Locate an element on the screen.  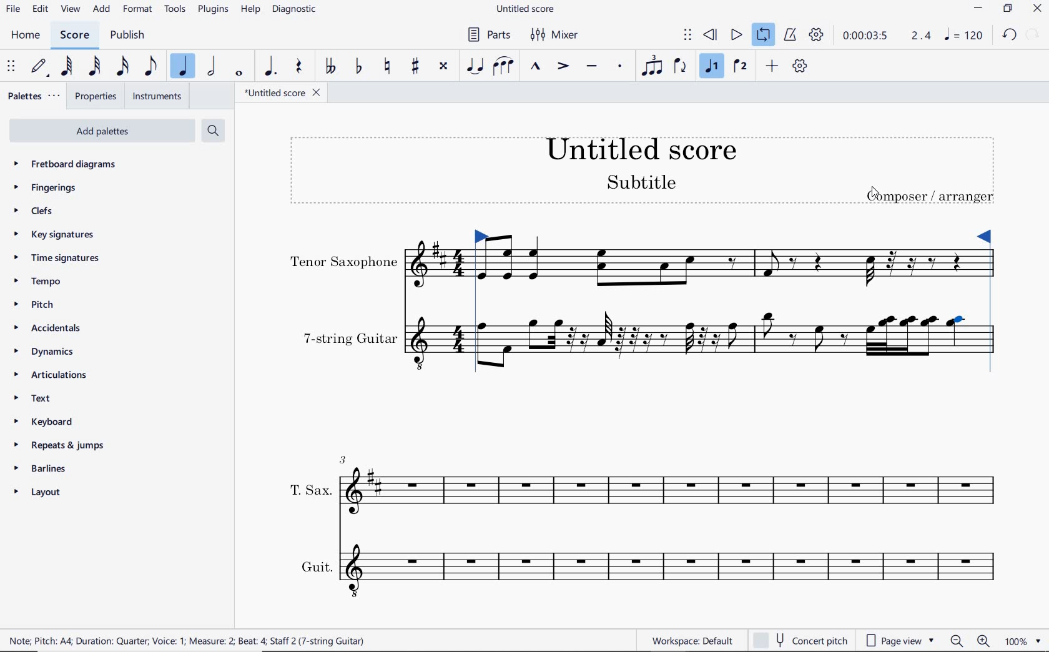
VOICE 2 is located at coordinates (742, 67).